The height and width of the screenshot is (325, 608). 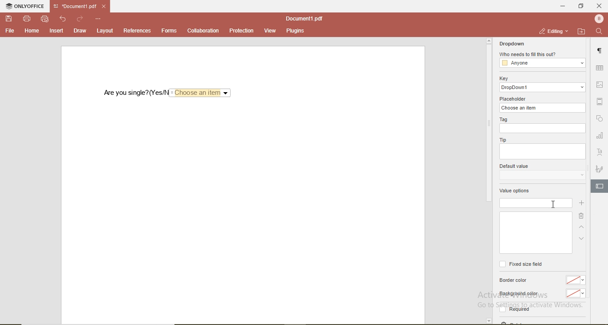 I want to click on file, so click(x=10, y=31).